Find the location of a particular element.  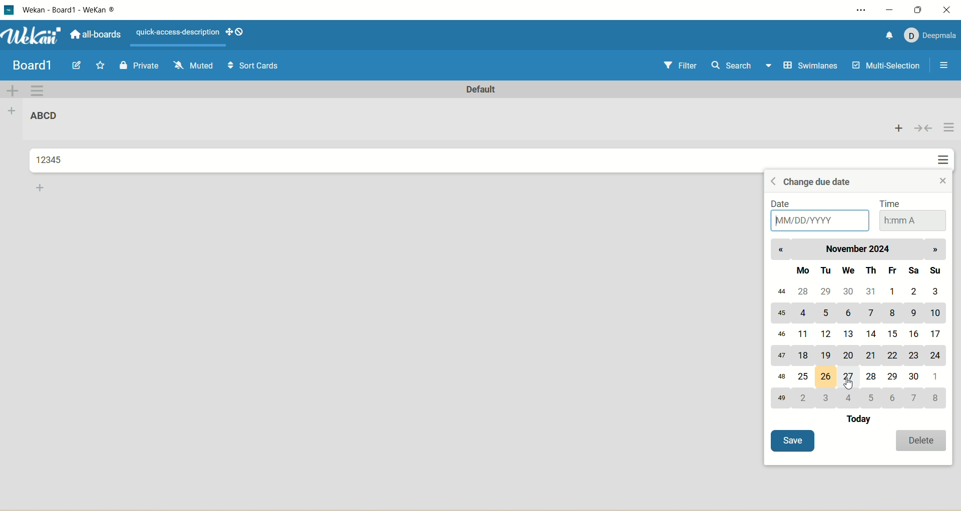

card title is located at coordinates (51, 160).